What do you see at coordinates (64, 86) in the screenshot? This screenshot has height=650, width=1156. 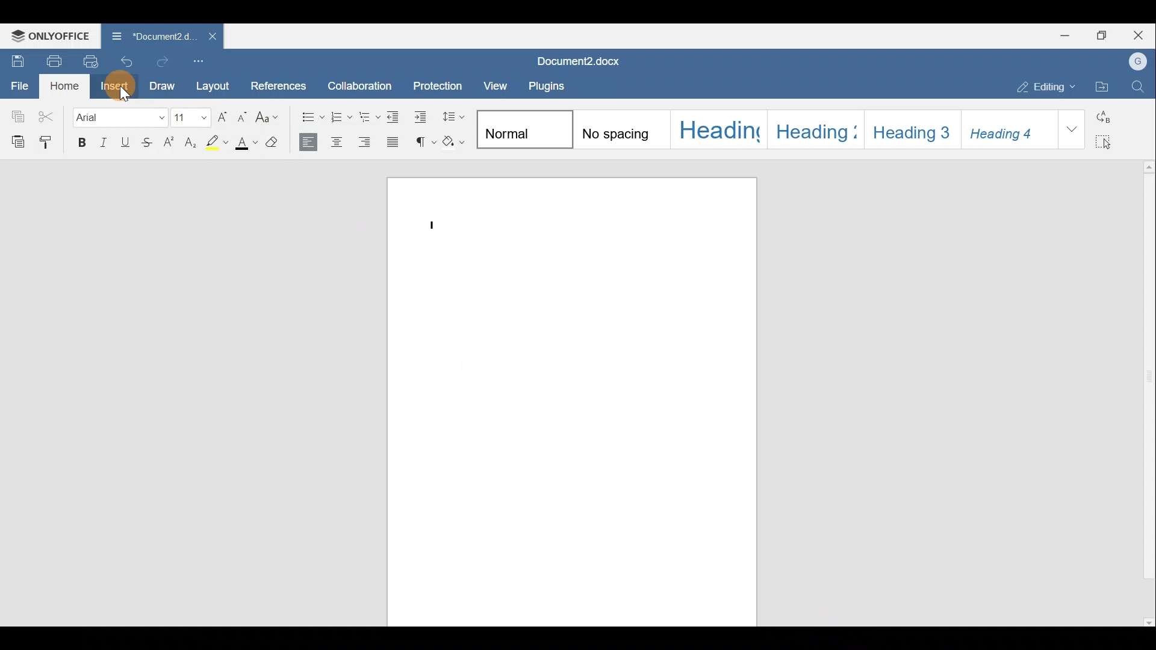 I see `Home` at bounding box center [64, 86].